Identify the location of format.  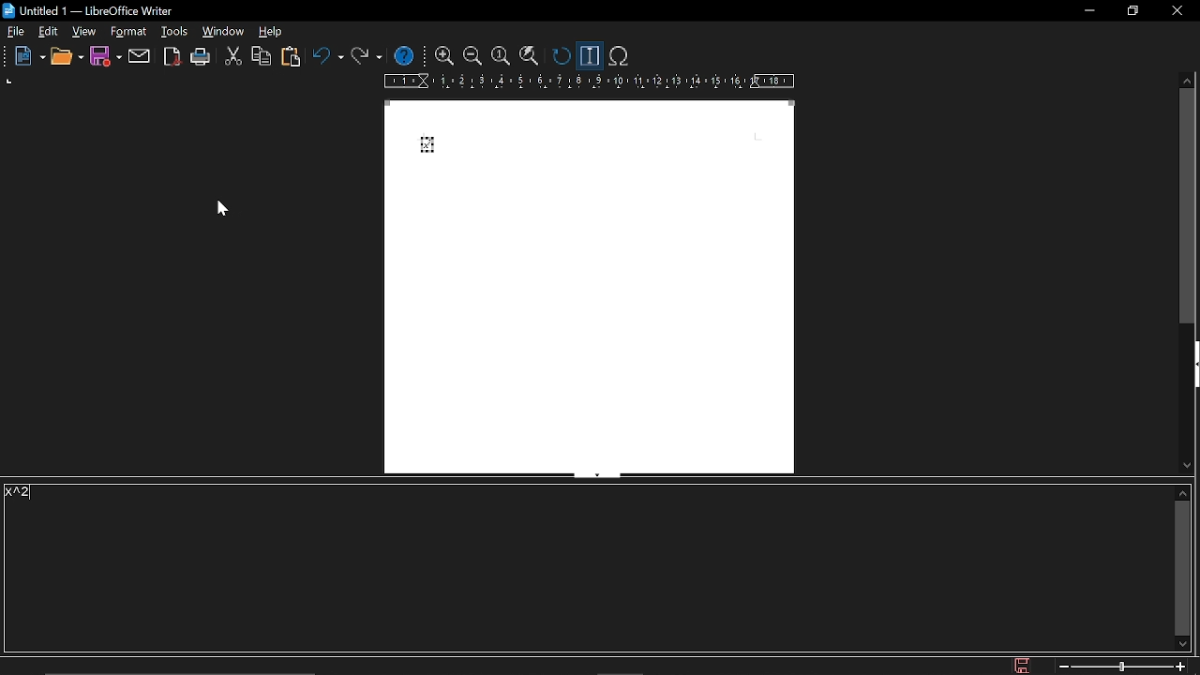
(172, 32).